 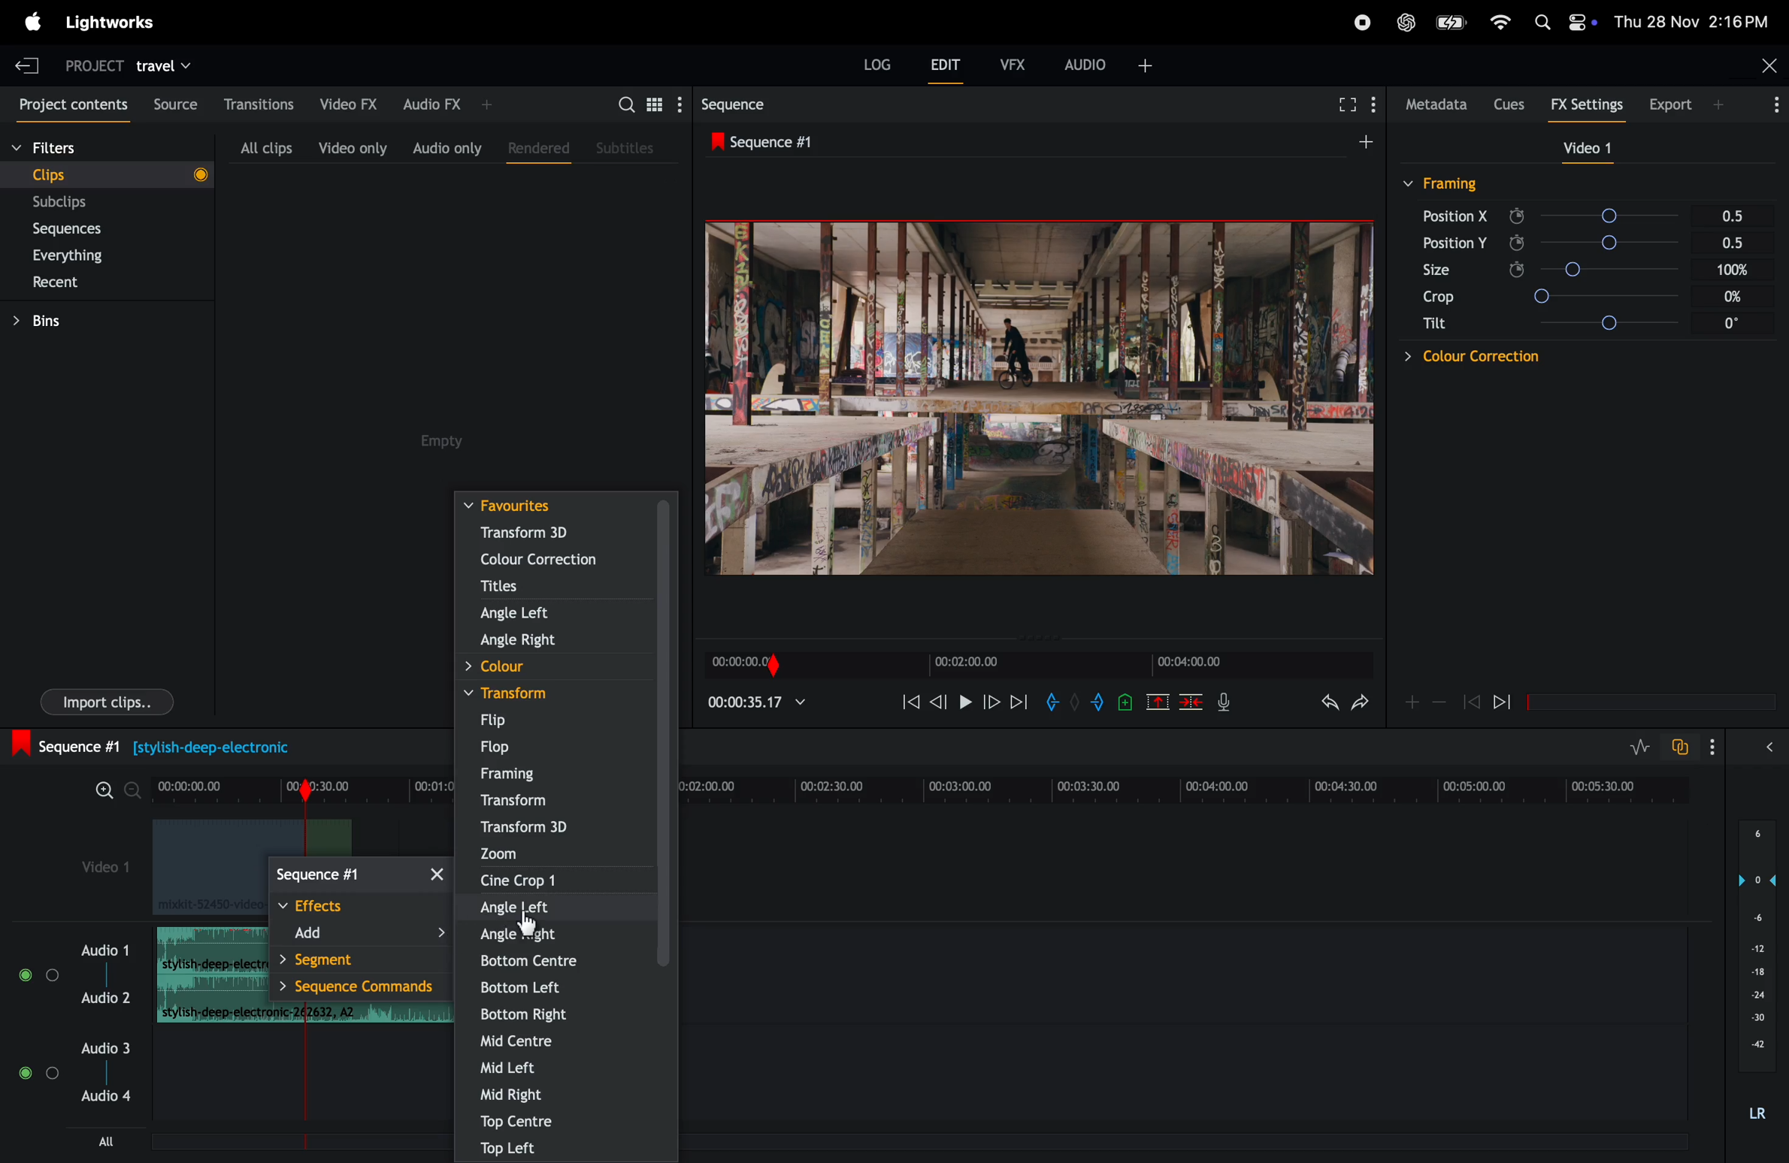 I want to click on next frame, so click(x=990, y=702).